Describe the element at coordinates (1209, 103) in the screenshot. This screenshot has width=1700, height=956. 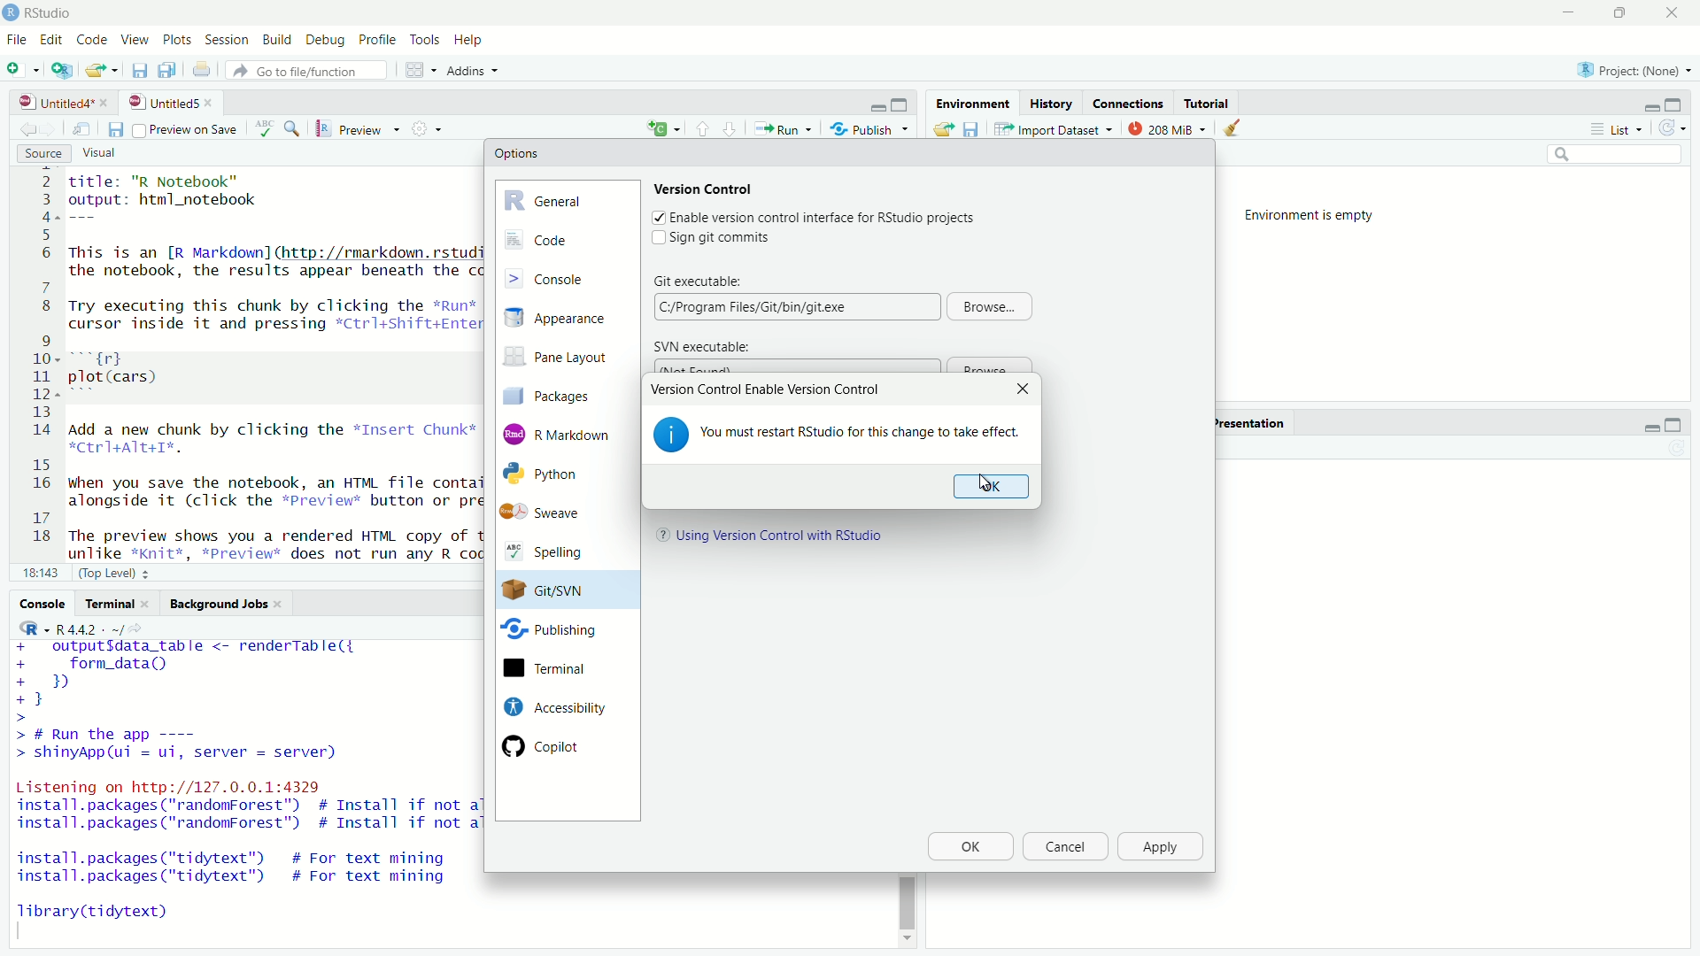
I see `Tutorial` at that location.